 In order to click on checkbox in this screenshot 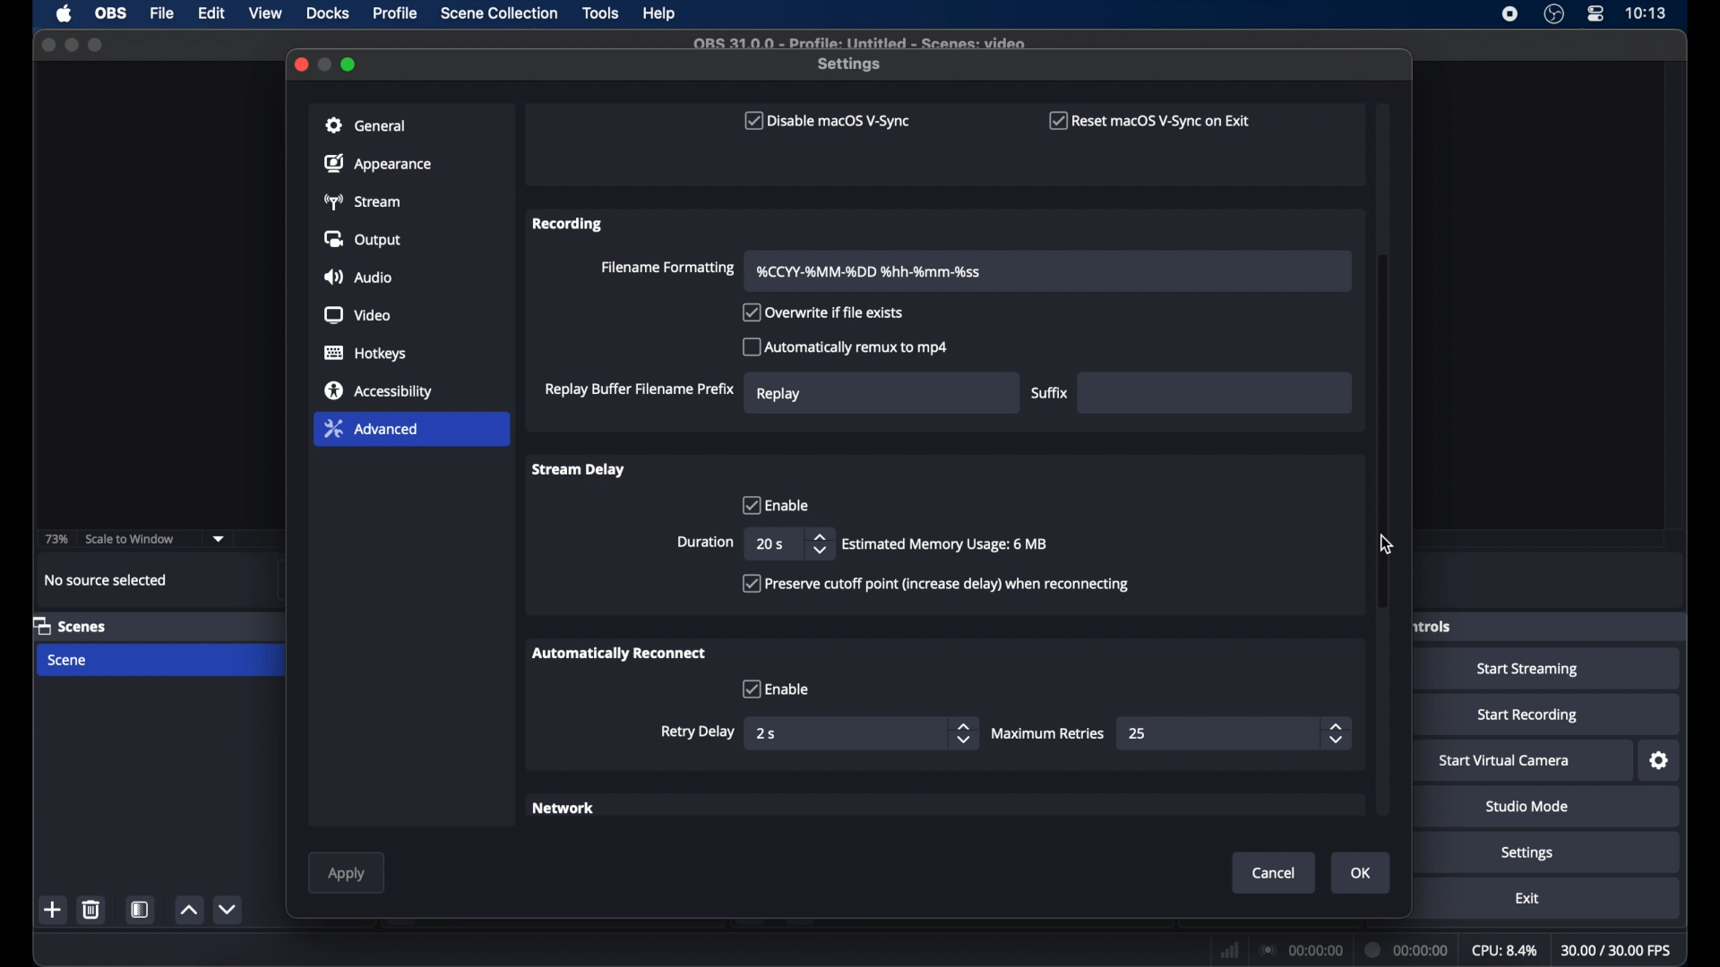, I will do `click(775, 689)`.